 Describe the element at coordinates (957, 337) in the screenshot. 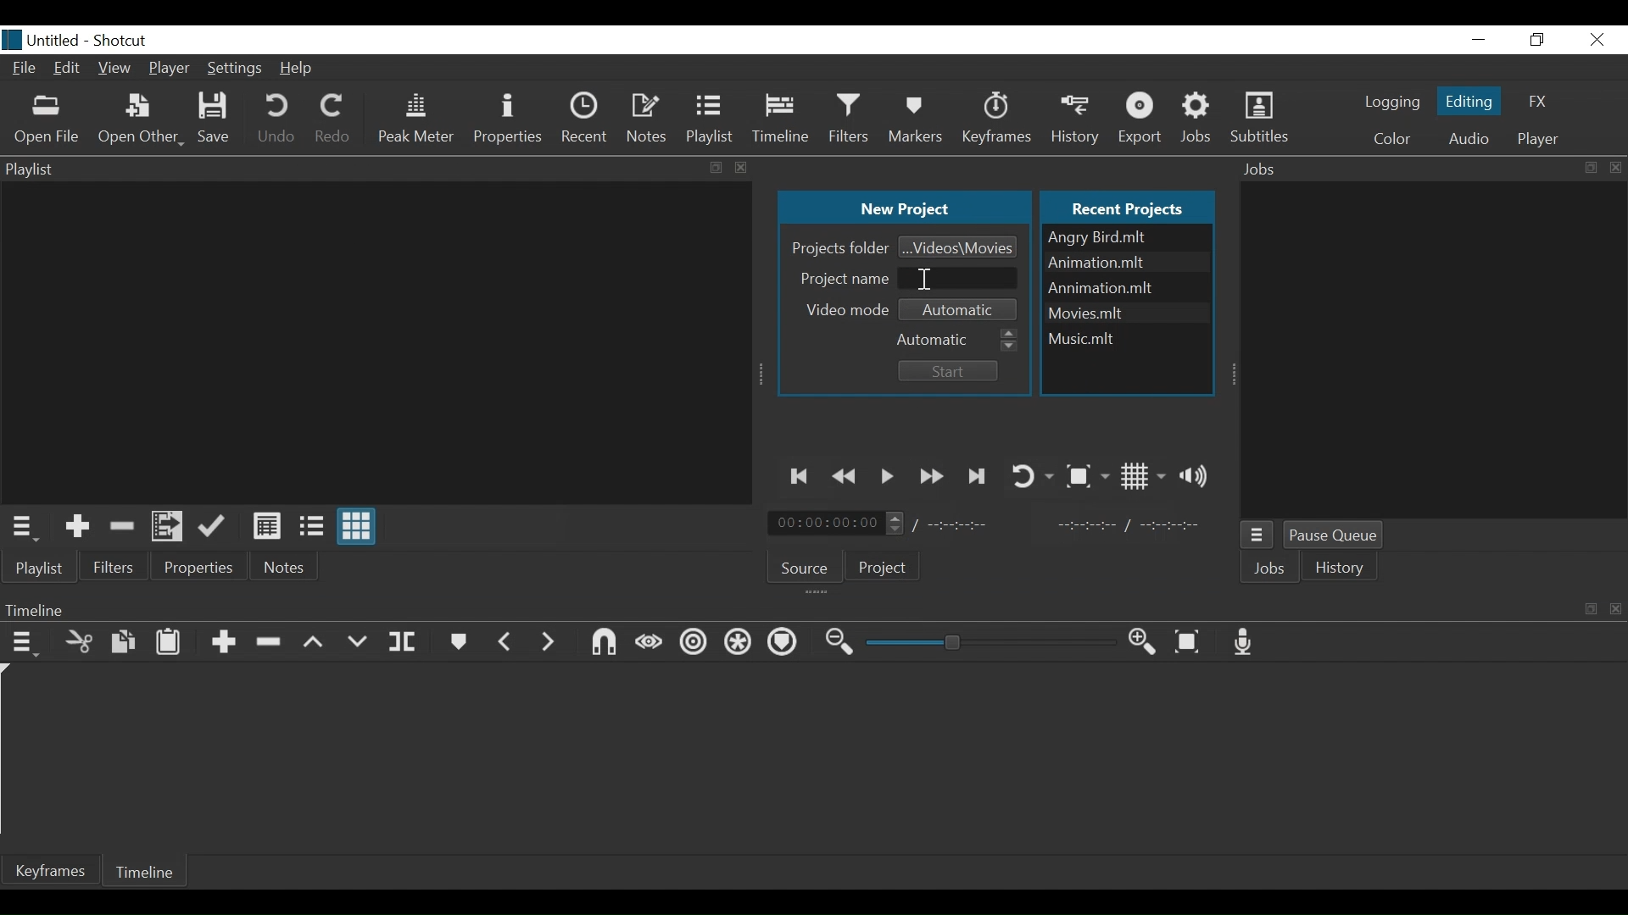

I see `Automatic` at that location.